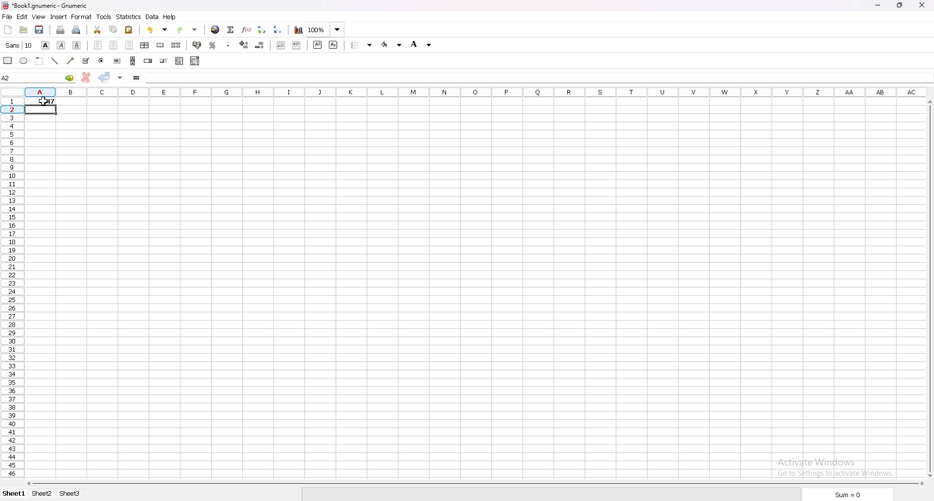 The image size is (934, 501). I want to click on split merged cells, so click(176, 45).